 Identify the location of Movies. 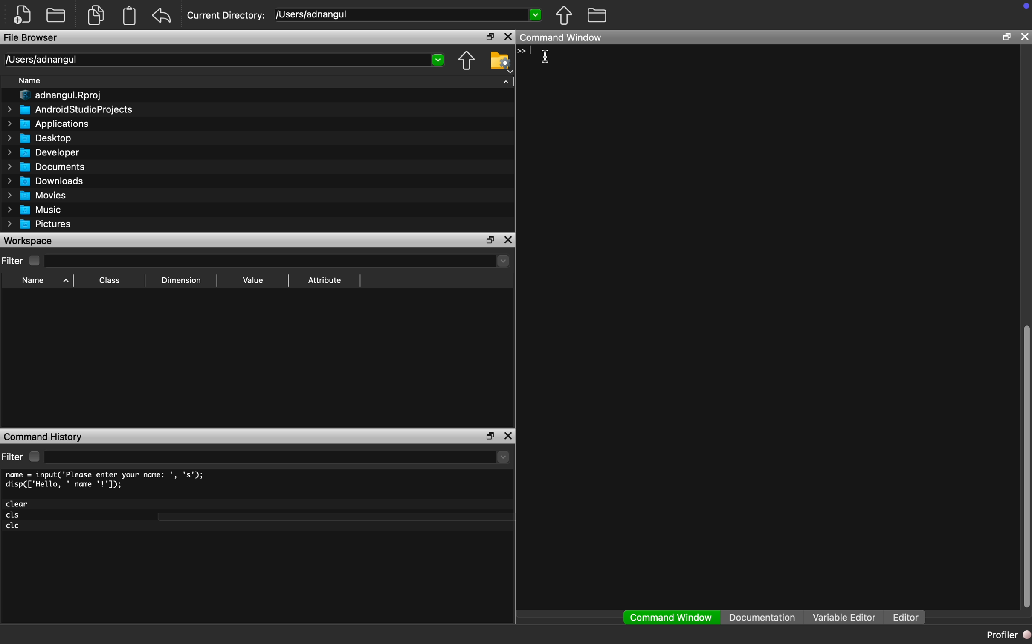
(35, 195).